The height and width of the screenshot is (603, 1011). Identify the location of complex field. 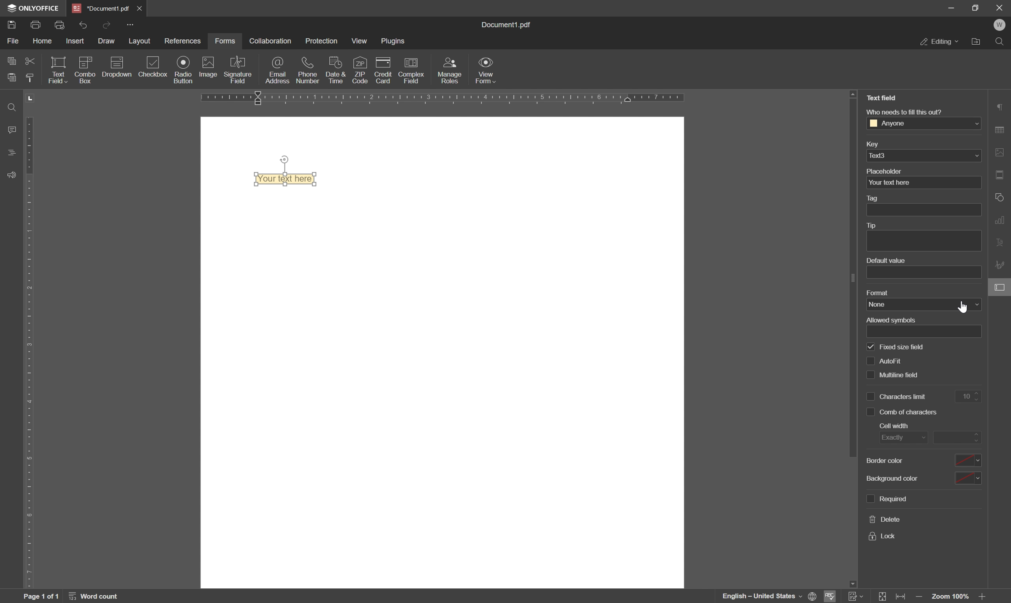
(411, 71).